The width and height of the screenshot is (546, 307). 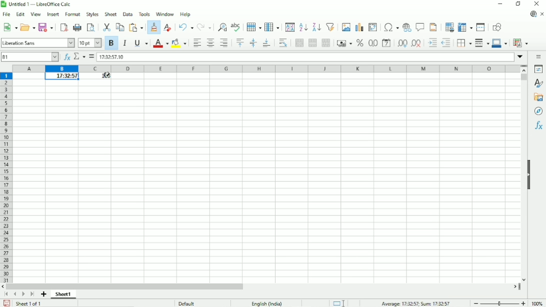 I want to click on Update available, so click(x=532, y=14).